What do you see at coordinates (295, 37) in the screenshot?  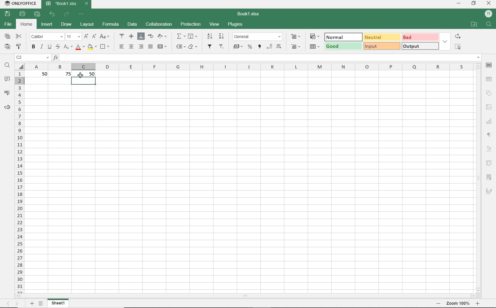 I see `insert cells` at bounding box center [295, 37].